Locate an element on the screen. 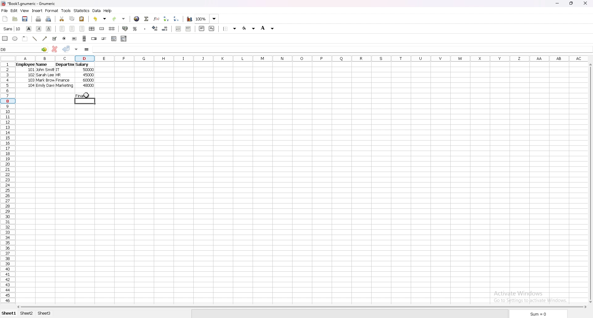 Image resolution: width=593 pixels, height=318 pixels. Marketing is located at coordinates (65, 86).